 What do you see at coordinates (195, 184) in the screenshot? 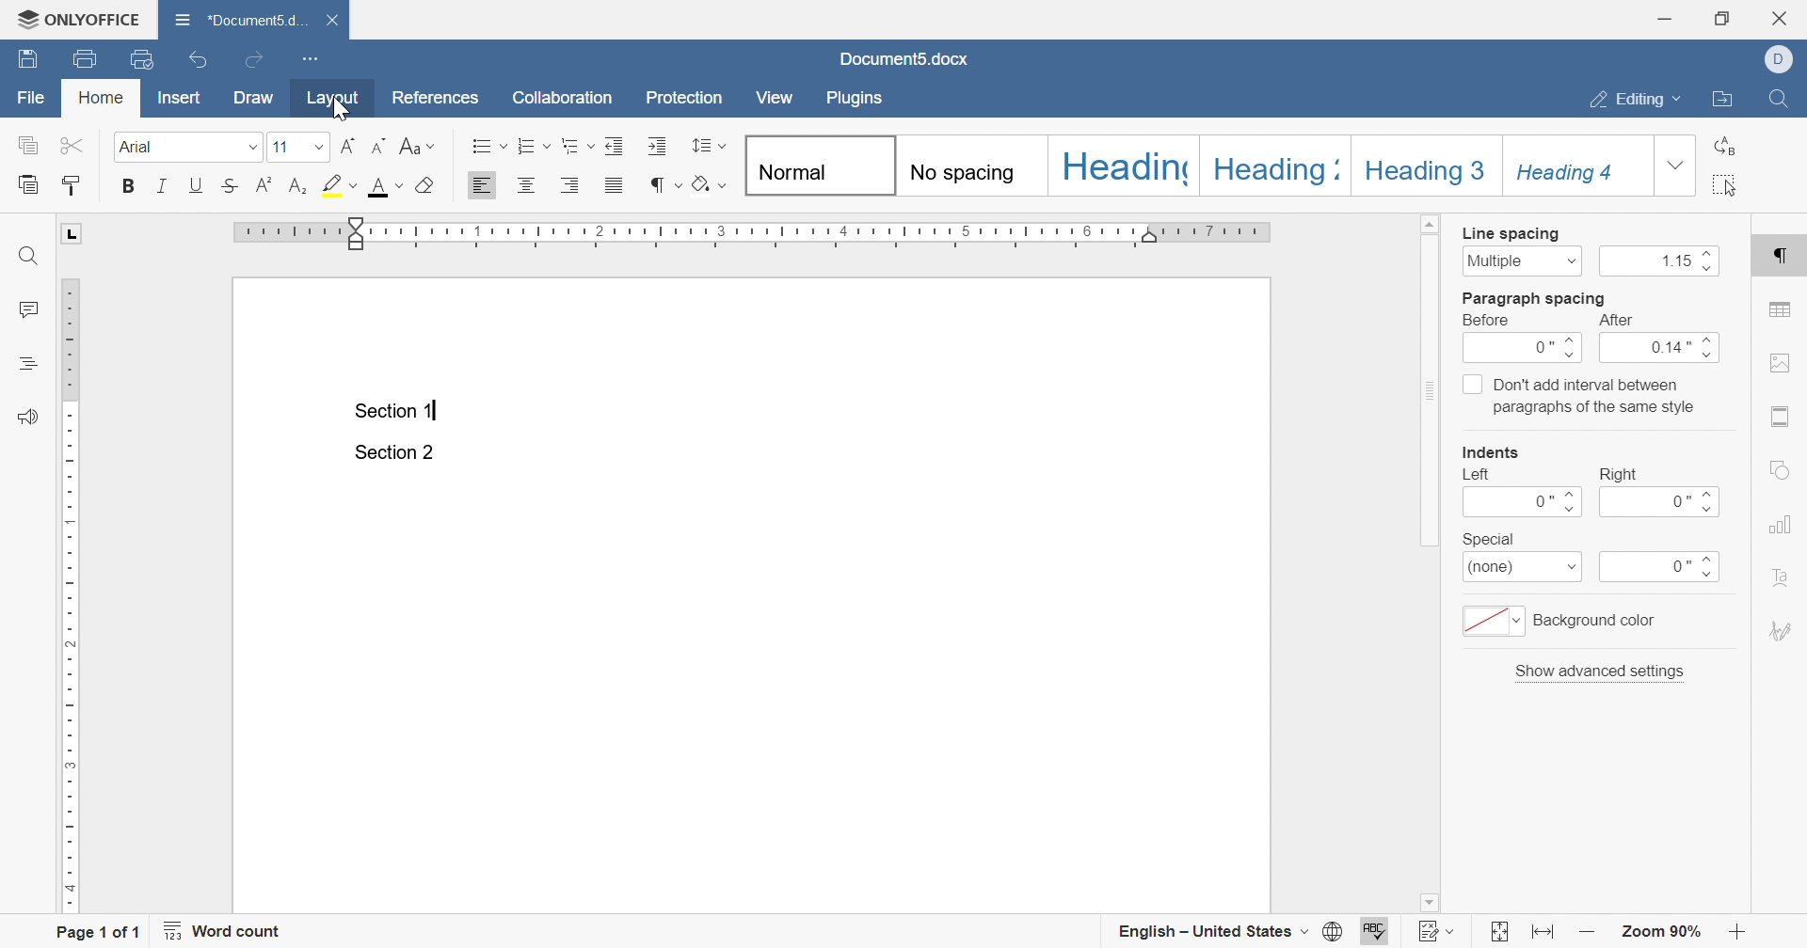
I see `underline` at bounding box center [195, 184].